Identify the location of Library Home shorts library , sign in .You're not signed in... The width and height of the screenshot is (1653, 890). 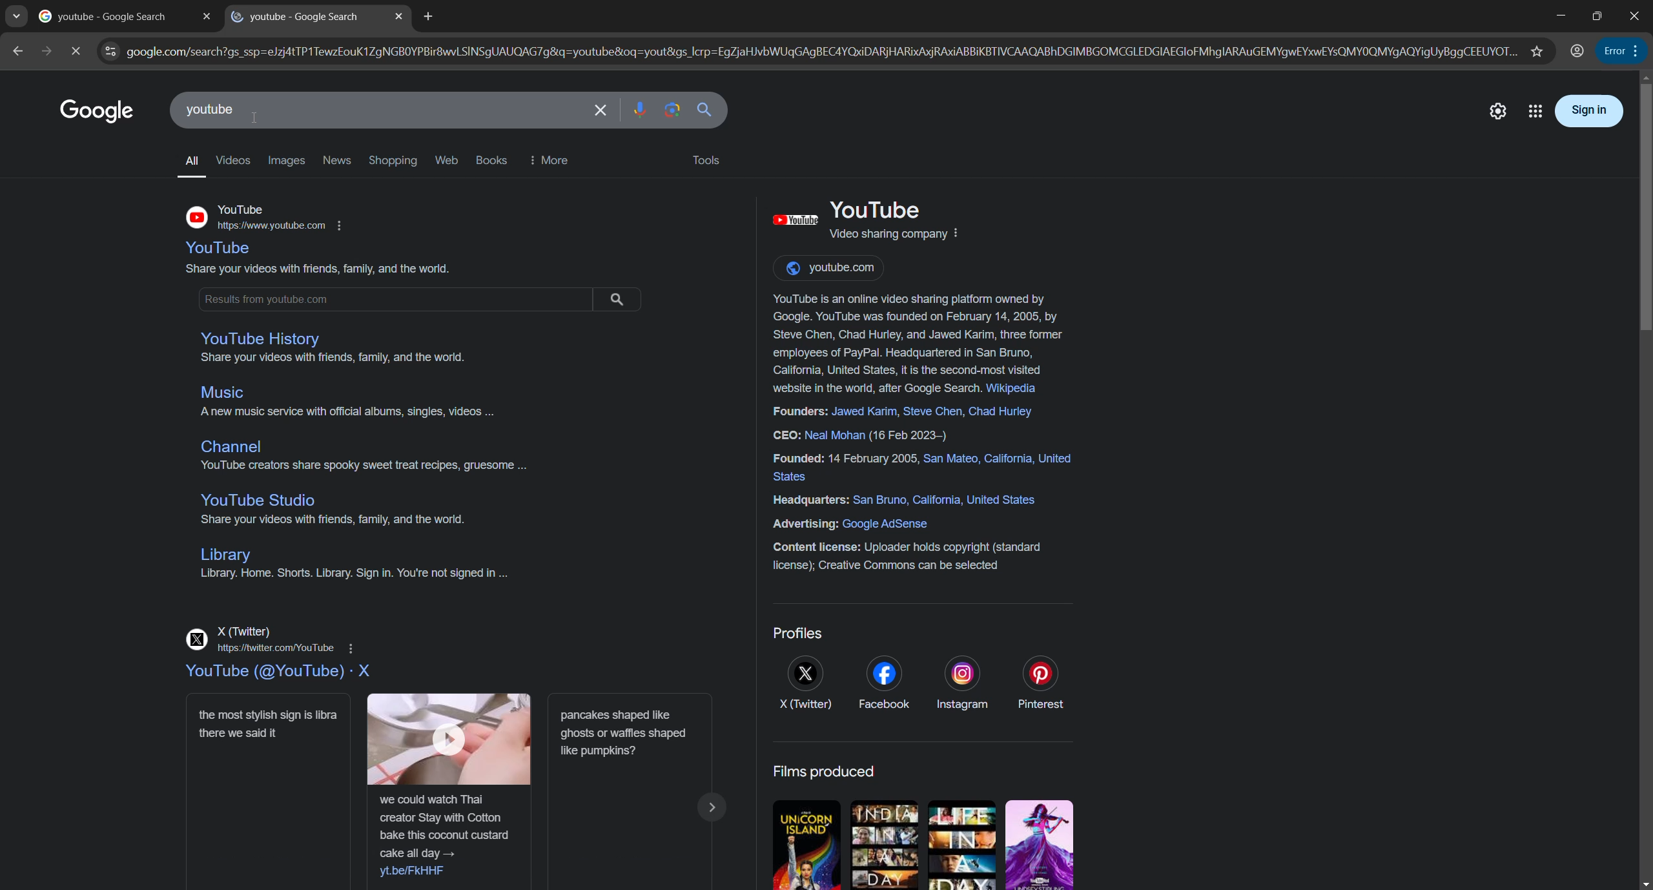
(352, 579).